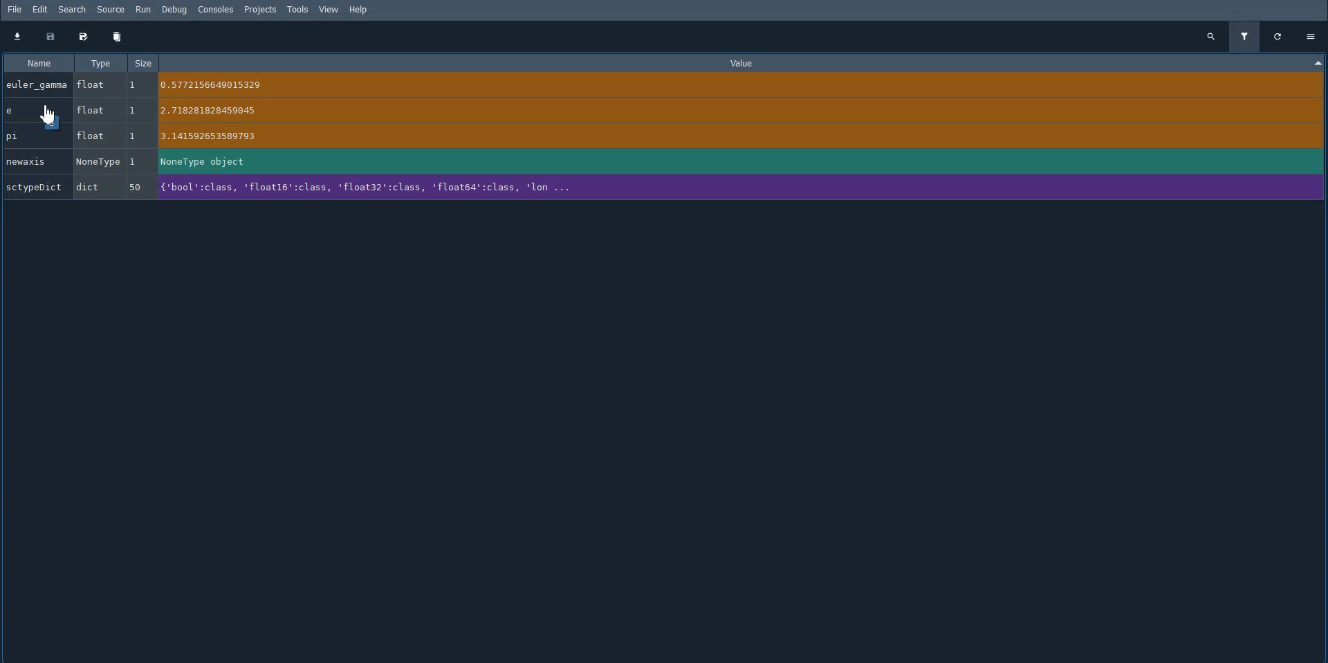  Describe the element at coordinates (1280, 36) in the screenshot. I see `Refresh all variables ` at that location.